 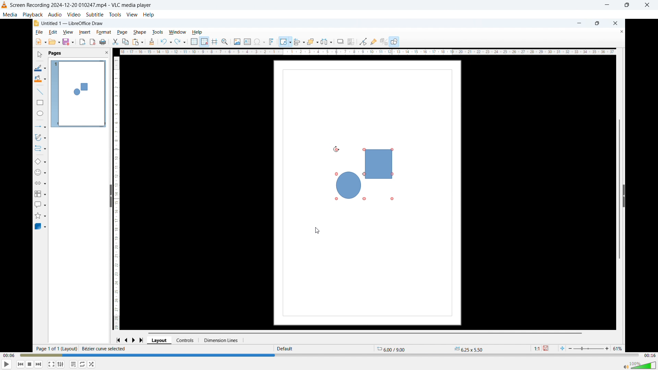 I want to click on cursor , so click(x=316, y=231).